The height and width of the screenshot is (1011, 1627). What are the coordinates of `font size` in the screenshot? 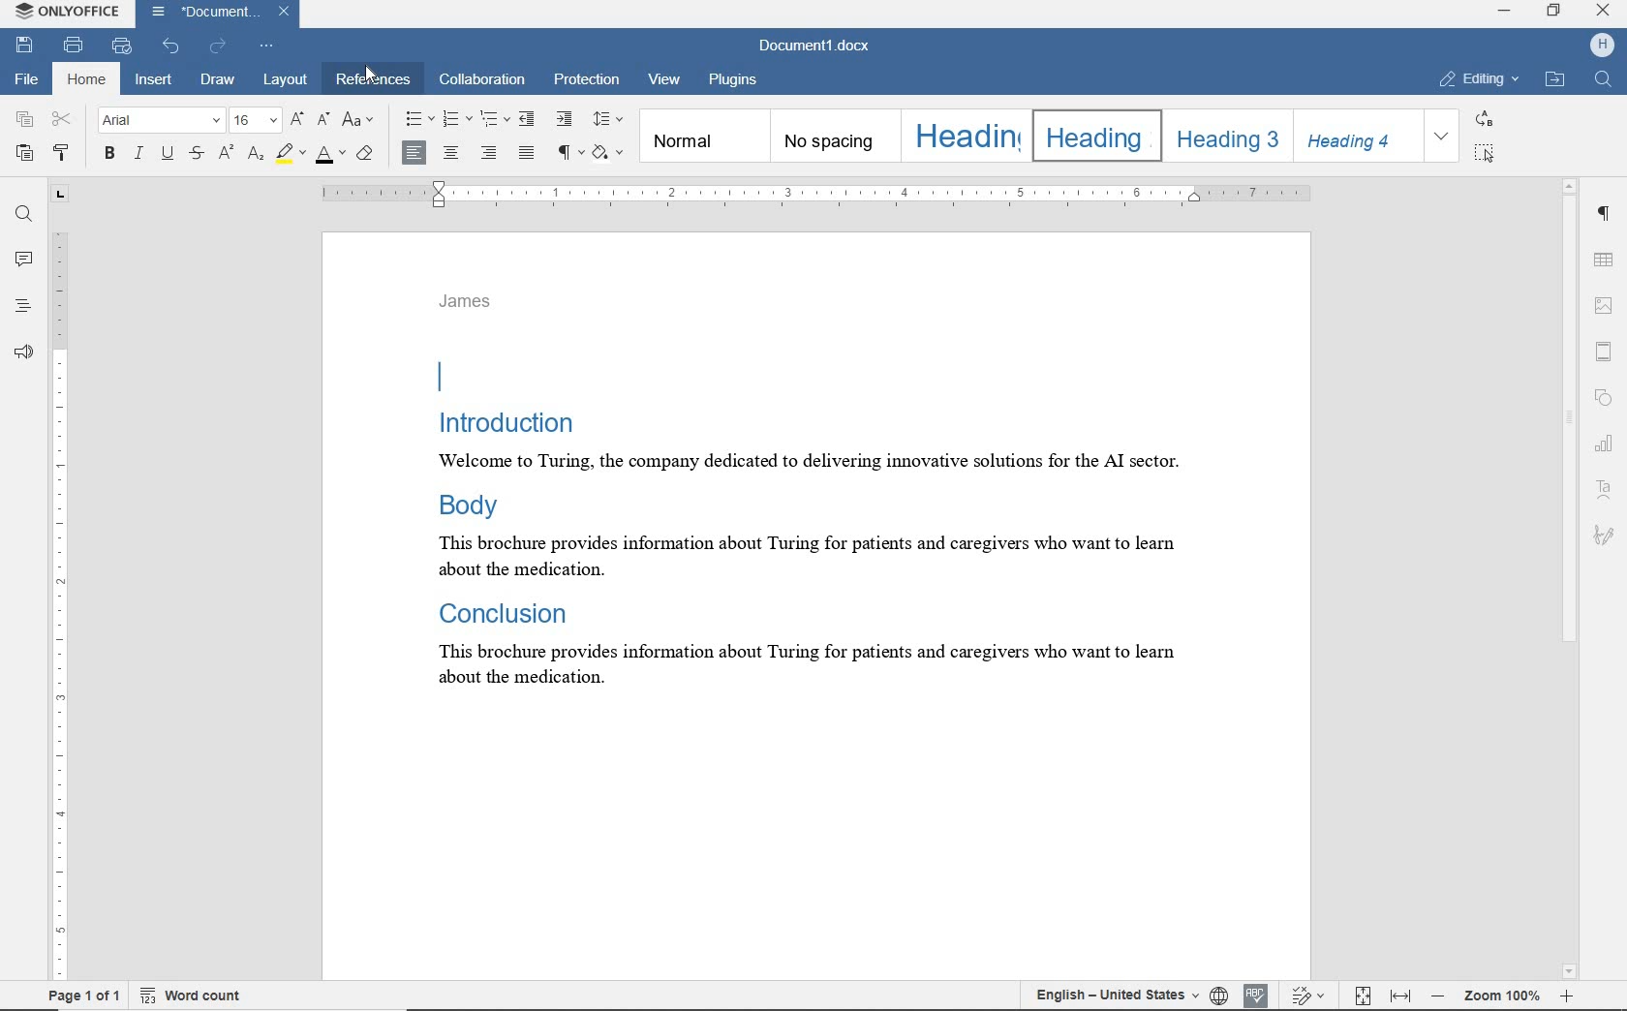 It's located at (256, 121).